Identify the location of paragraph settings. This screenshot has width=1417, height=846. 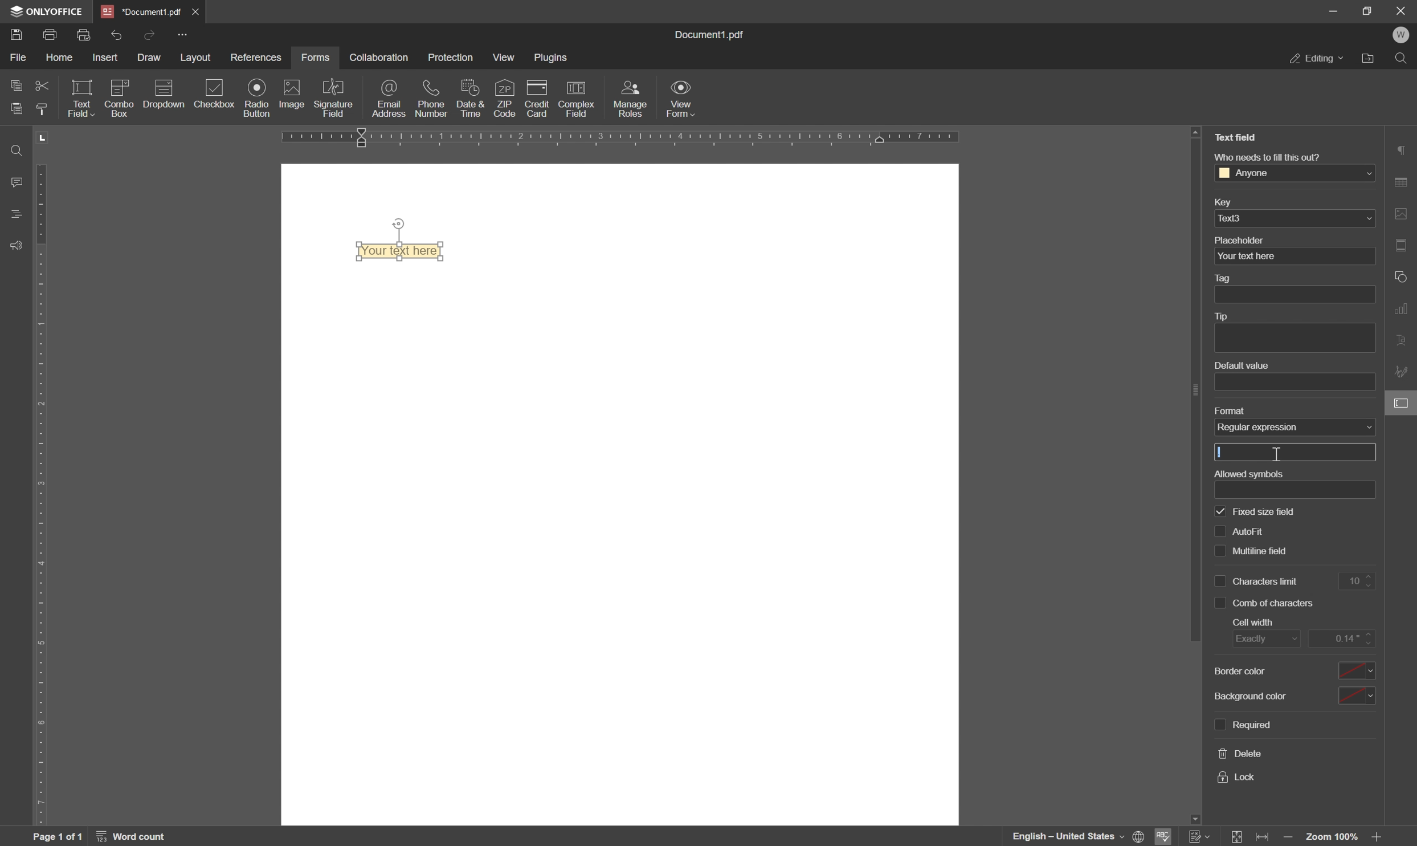
(1403, 149).